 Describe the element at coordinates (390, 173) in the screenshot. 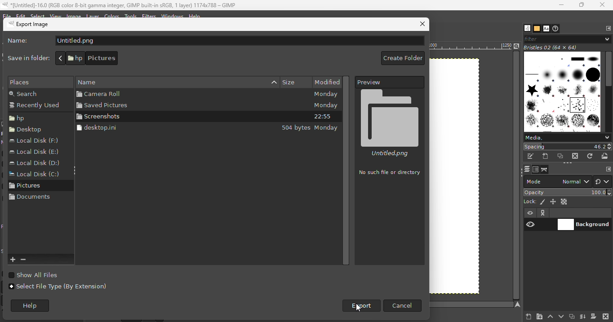

I see `No such file or directory` at that location.